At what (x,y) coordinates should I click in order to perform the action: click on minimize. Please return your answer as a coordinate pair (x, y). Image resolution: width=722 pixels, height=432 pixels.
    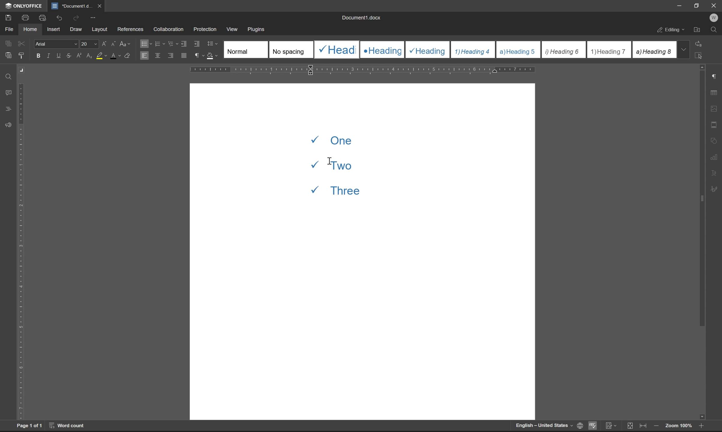
    Looking at the image, I should click on (680, 6).